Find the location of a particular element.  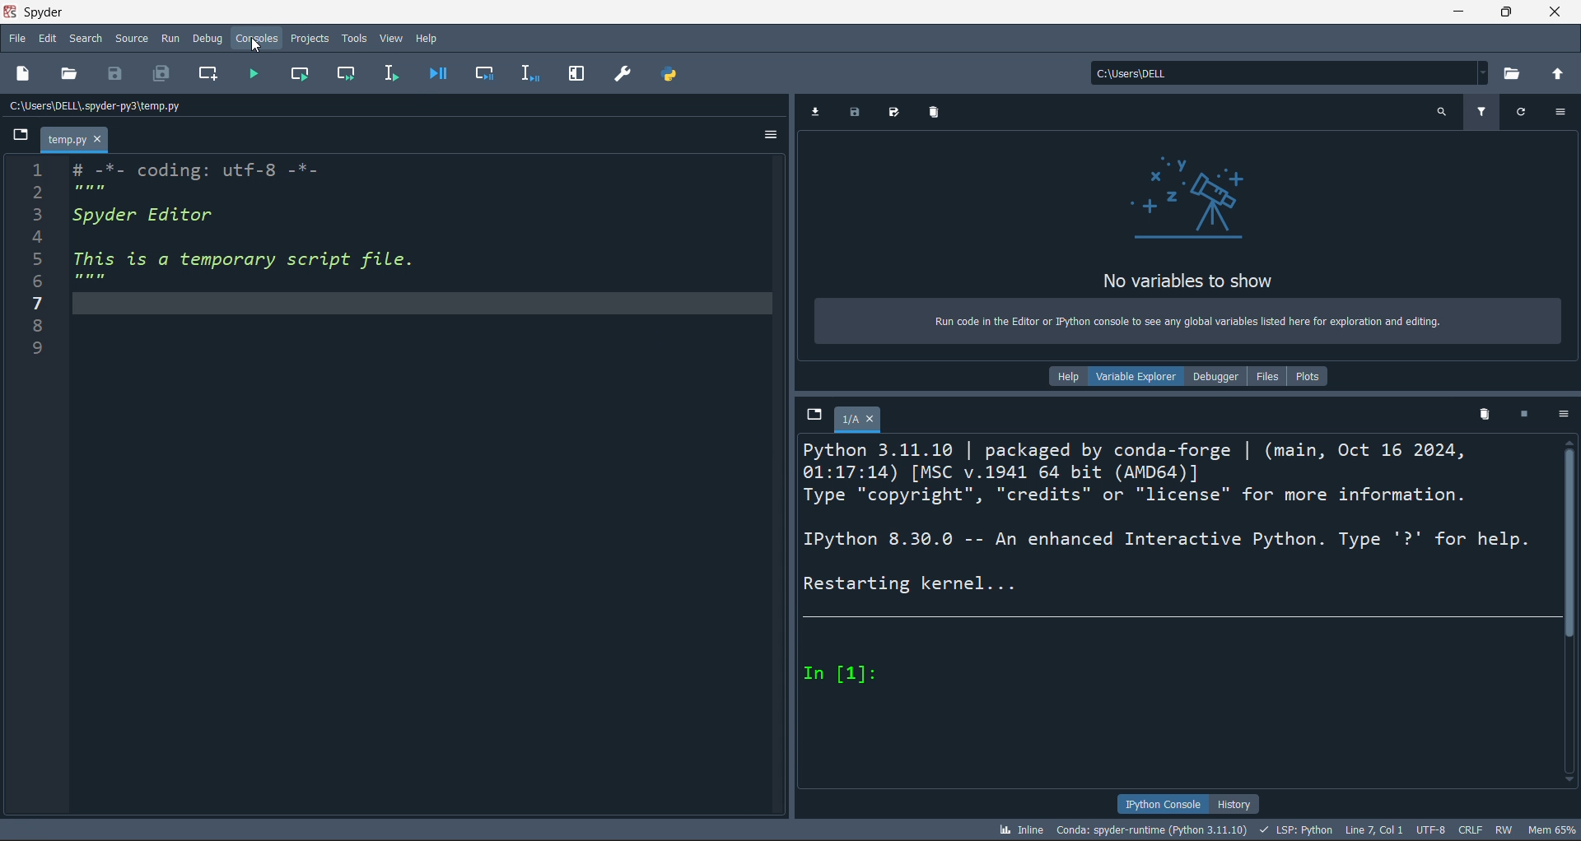

new file is located at coordinates (25, 74).